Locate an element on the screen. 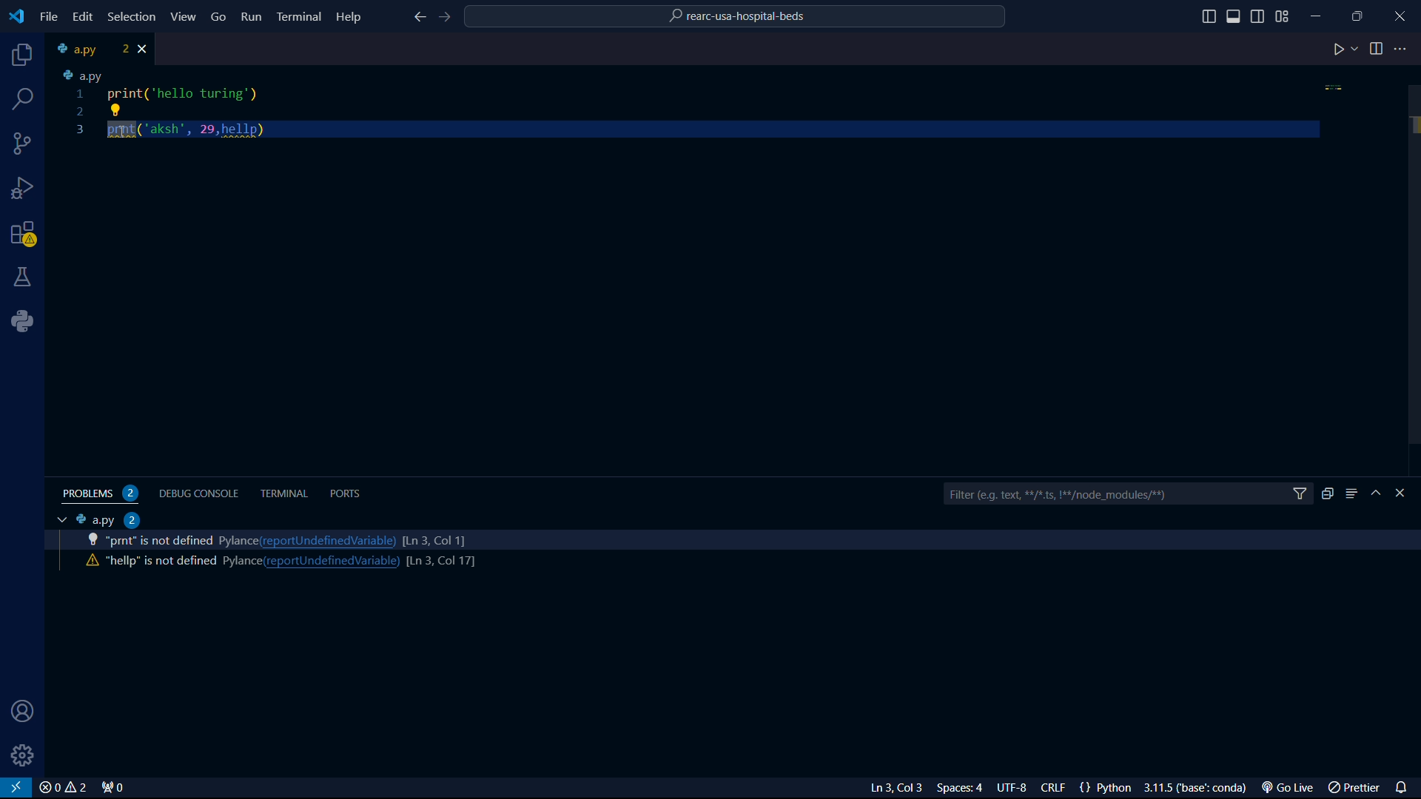 The image size is (1421, 799). play is located at coordinates (1345, 50).